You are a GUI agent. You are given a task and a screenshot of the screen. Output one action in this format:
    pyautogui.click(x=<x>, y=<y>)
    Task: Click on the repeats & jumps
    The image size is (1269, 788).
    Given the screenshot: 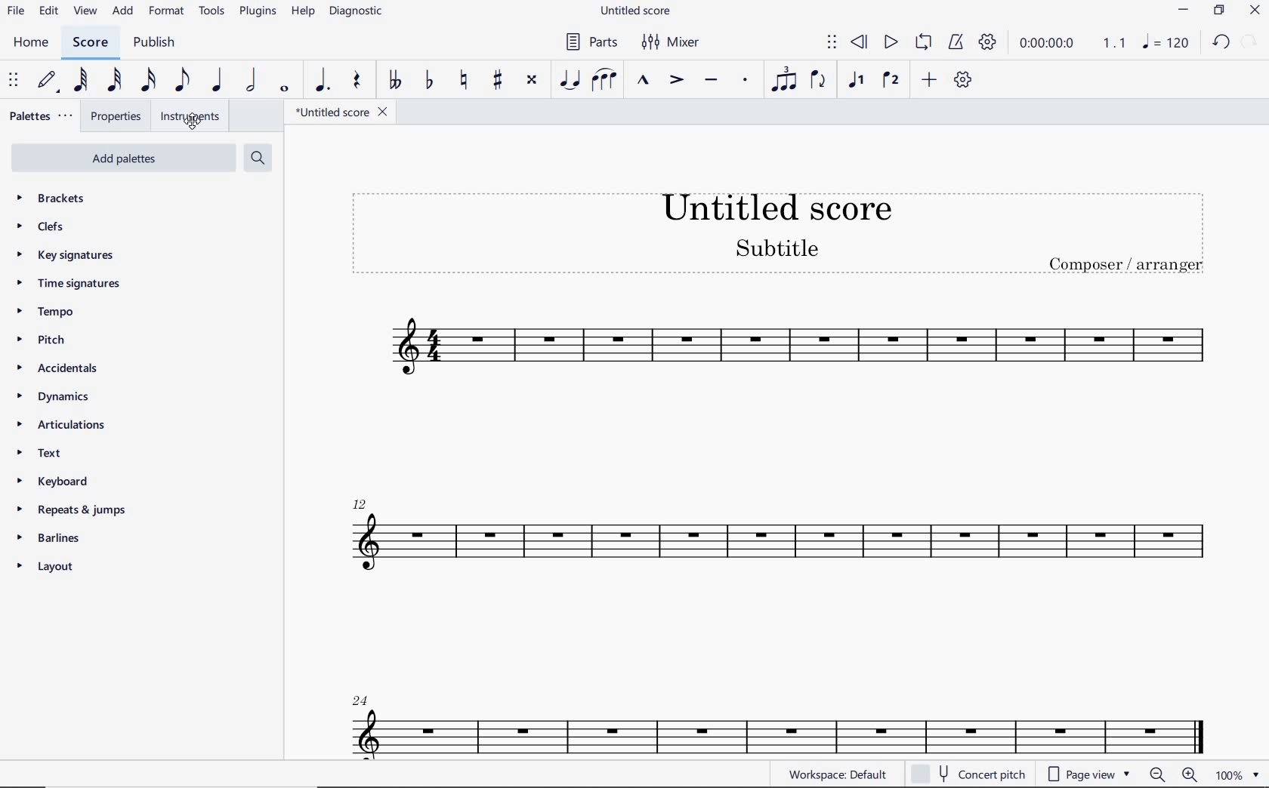 What is the action you would take?
    pyautogui.click(x=75, y=511)
    